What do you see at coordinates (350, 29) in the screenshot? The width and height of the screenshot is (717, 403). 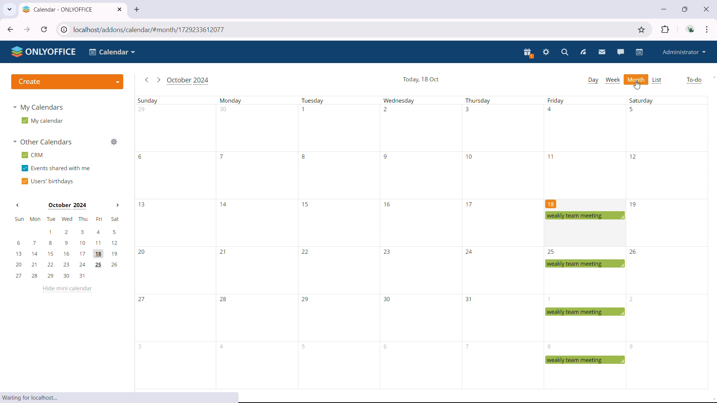 I see `URL` at bounding box center [350, 29].